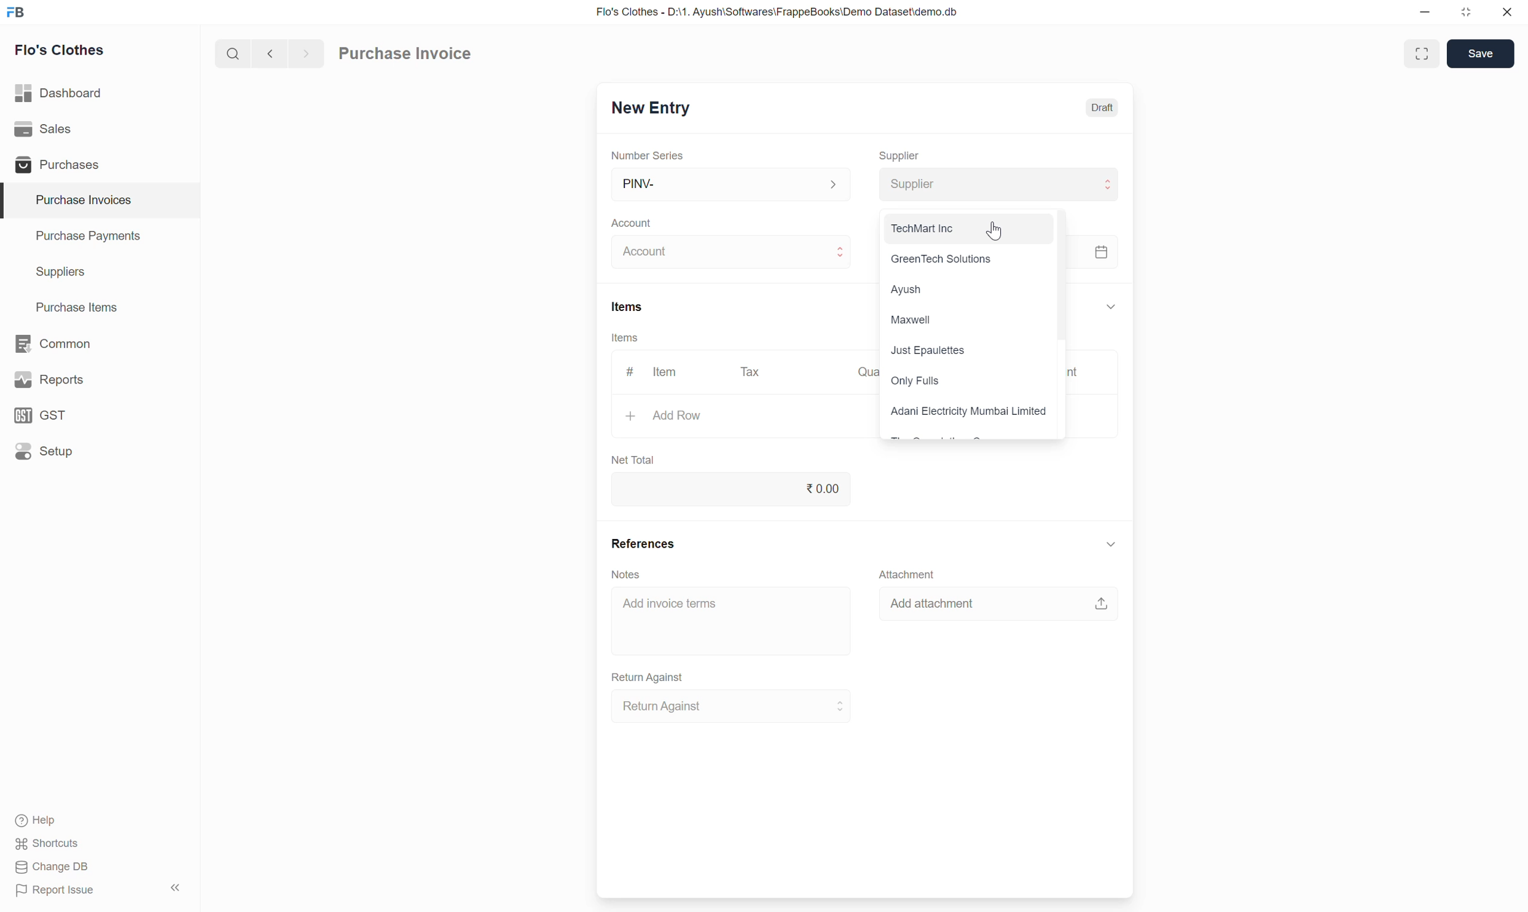  I want to click on Flo's Clothes - D:\1. Ayush\Softwares\FrappeBooks\Demo Dataset\demo.db, so click(777, 11).